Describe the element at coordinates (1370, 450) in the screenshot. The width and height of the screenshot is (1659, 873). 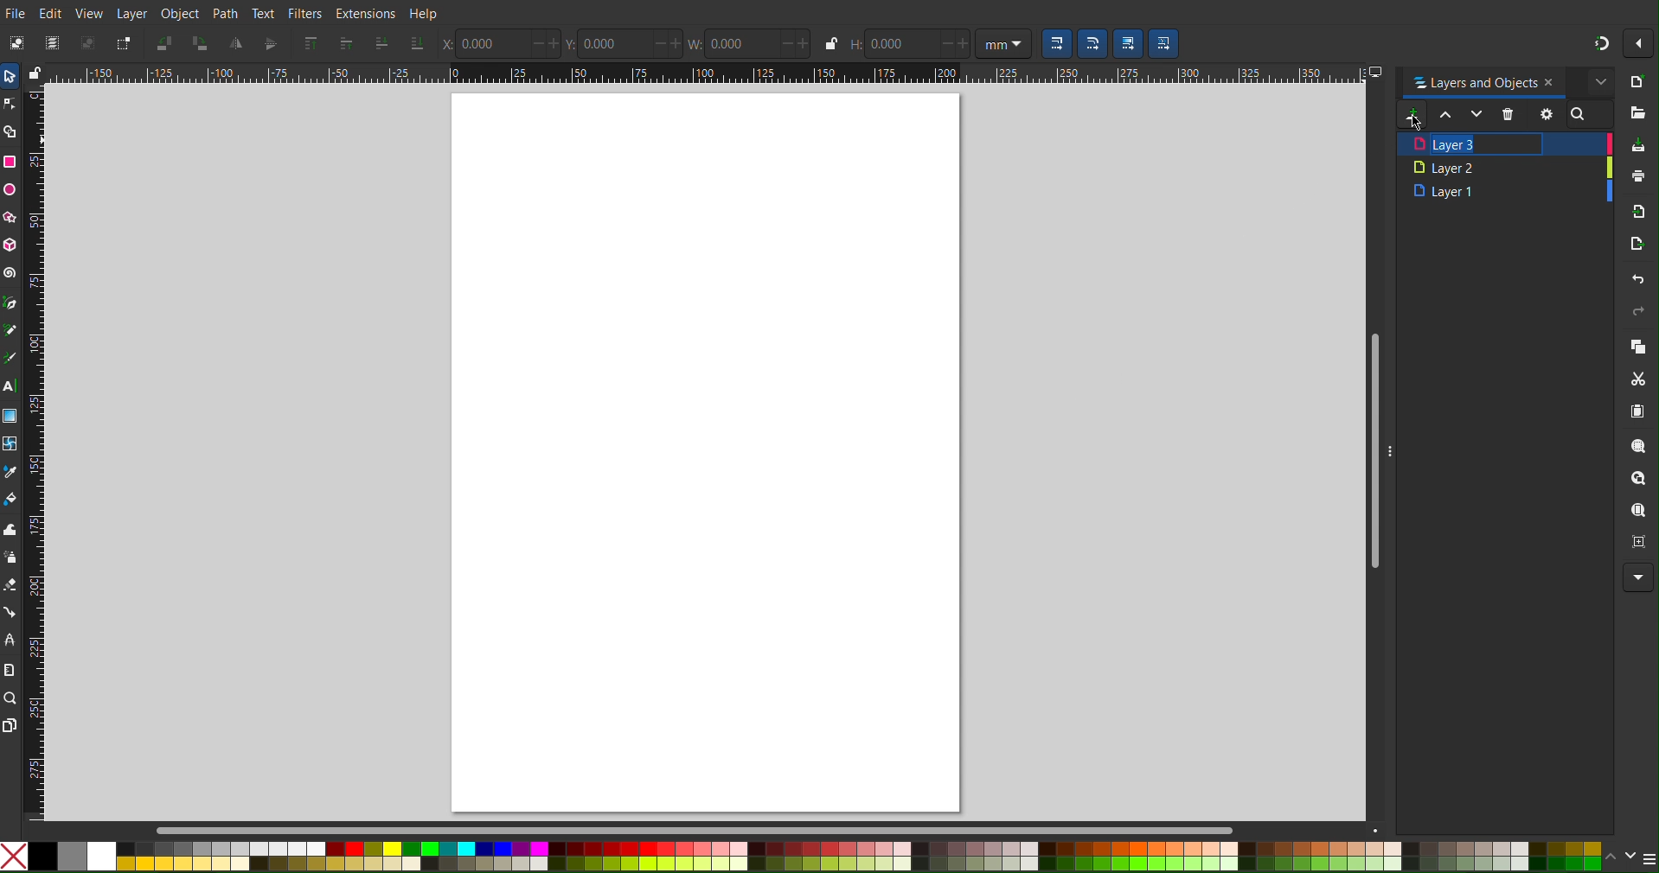
I see `Scrollbar` at that location.